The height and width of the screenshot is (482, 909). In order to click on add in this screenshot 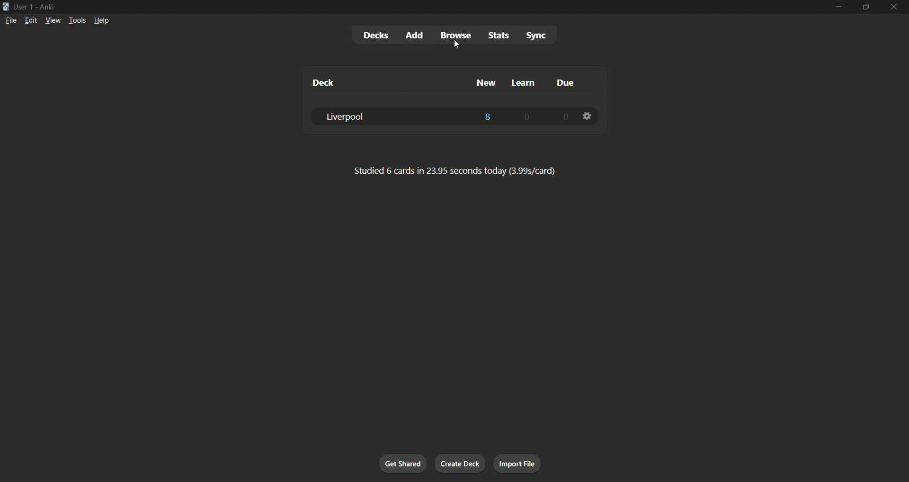, I will do `click(409, 34)`.